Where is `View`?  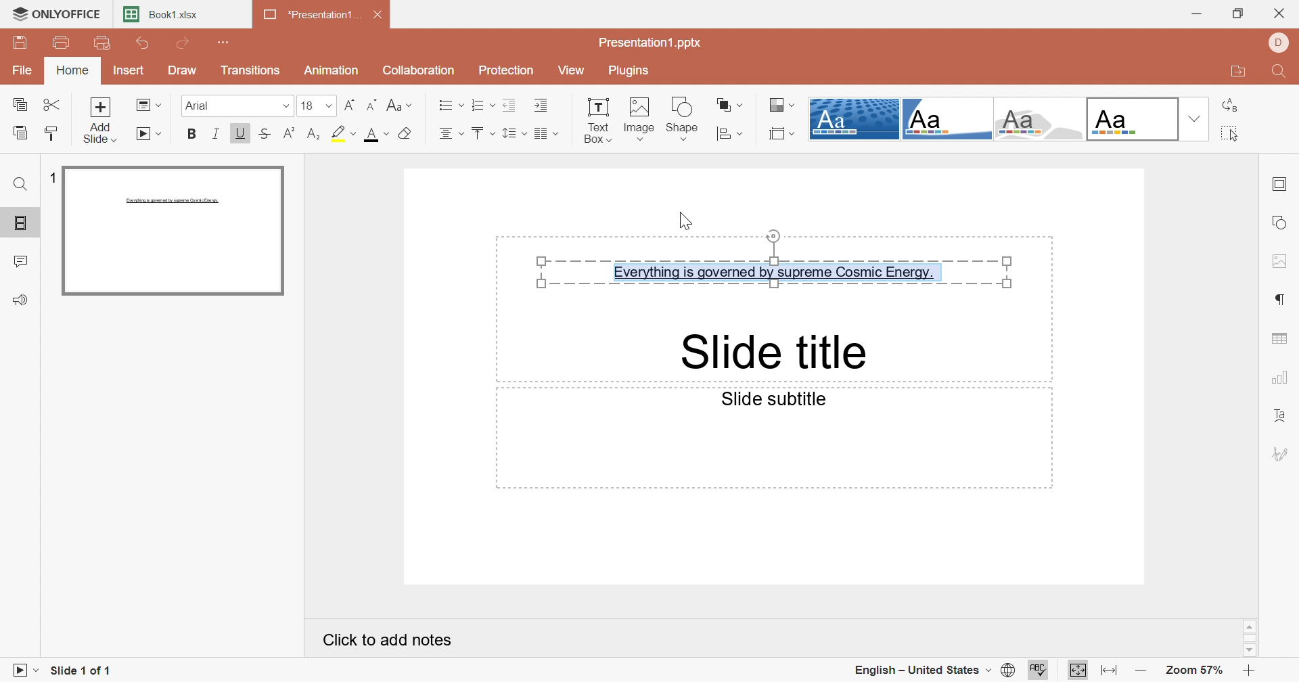
View is located at coordinates (572, 70).